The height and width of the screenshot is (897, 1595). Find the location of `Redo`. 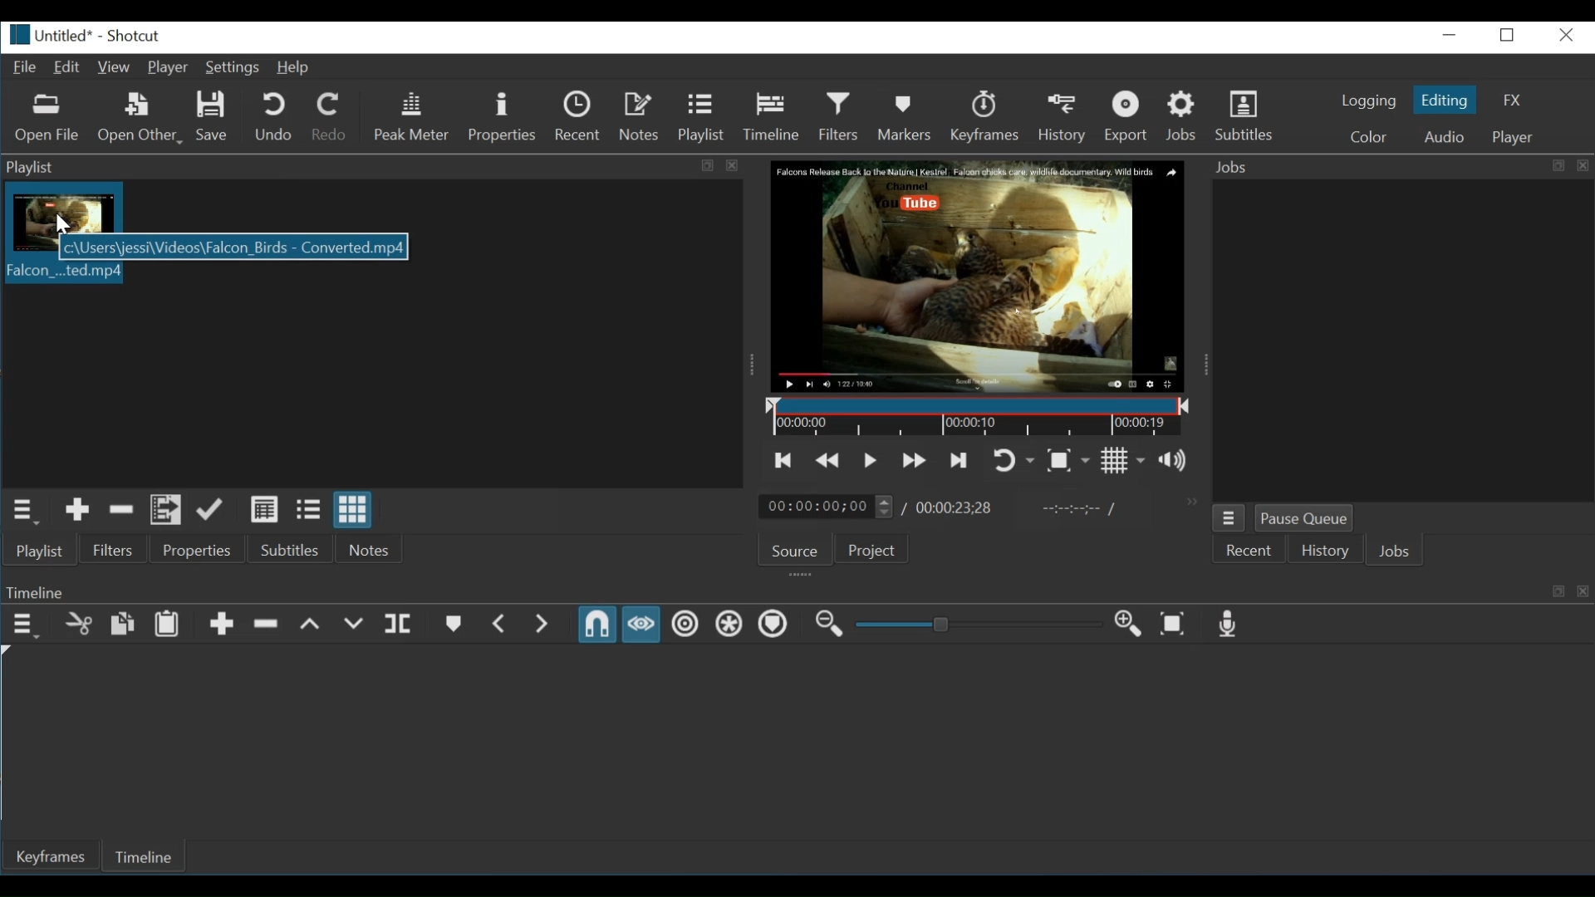

Redo is located at coordinates (330, 116).